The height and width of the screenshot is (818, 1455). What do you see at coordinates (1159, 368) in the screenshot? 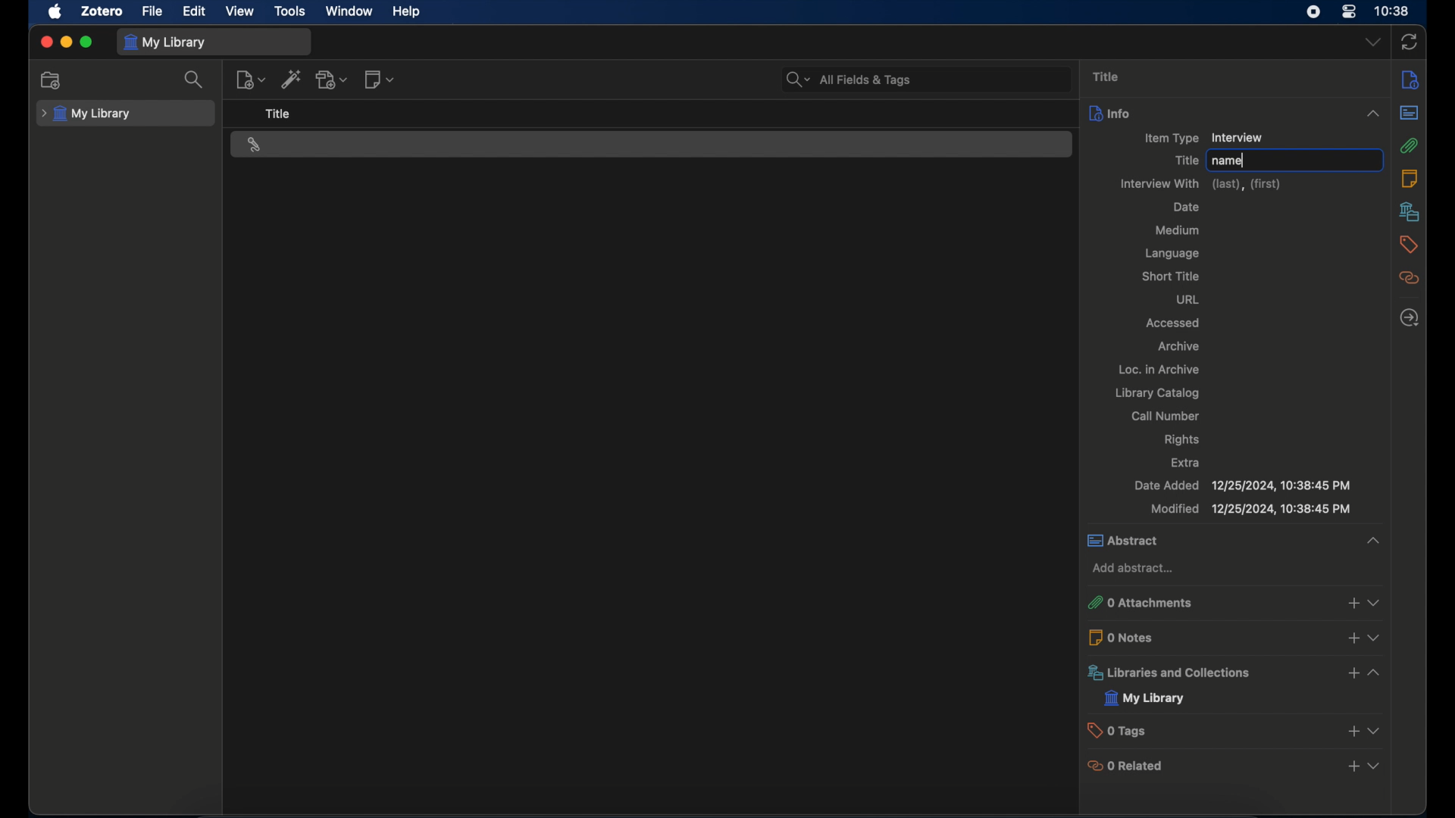
I see `loc. in  archive` at bounding box center [1159, 368].